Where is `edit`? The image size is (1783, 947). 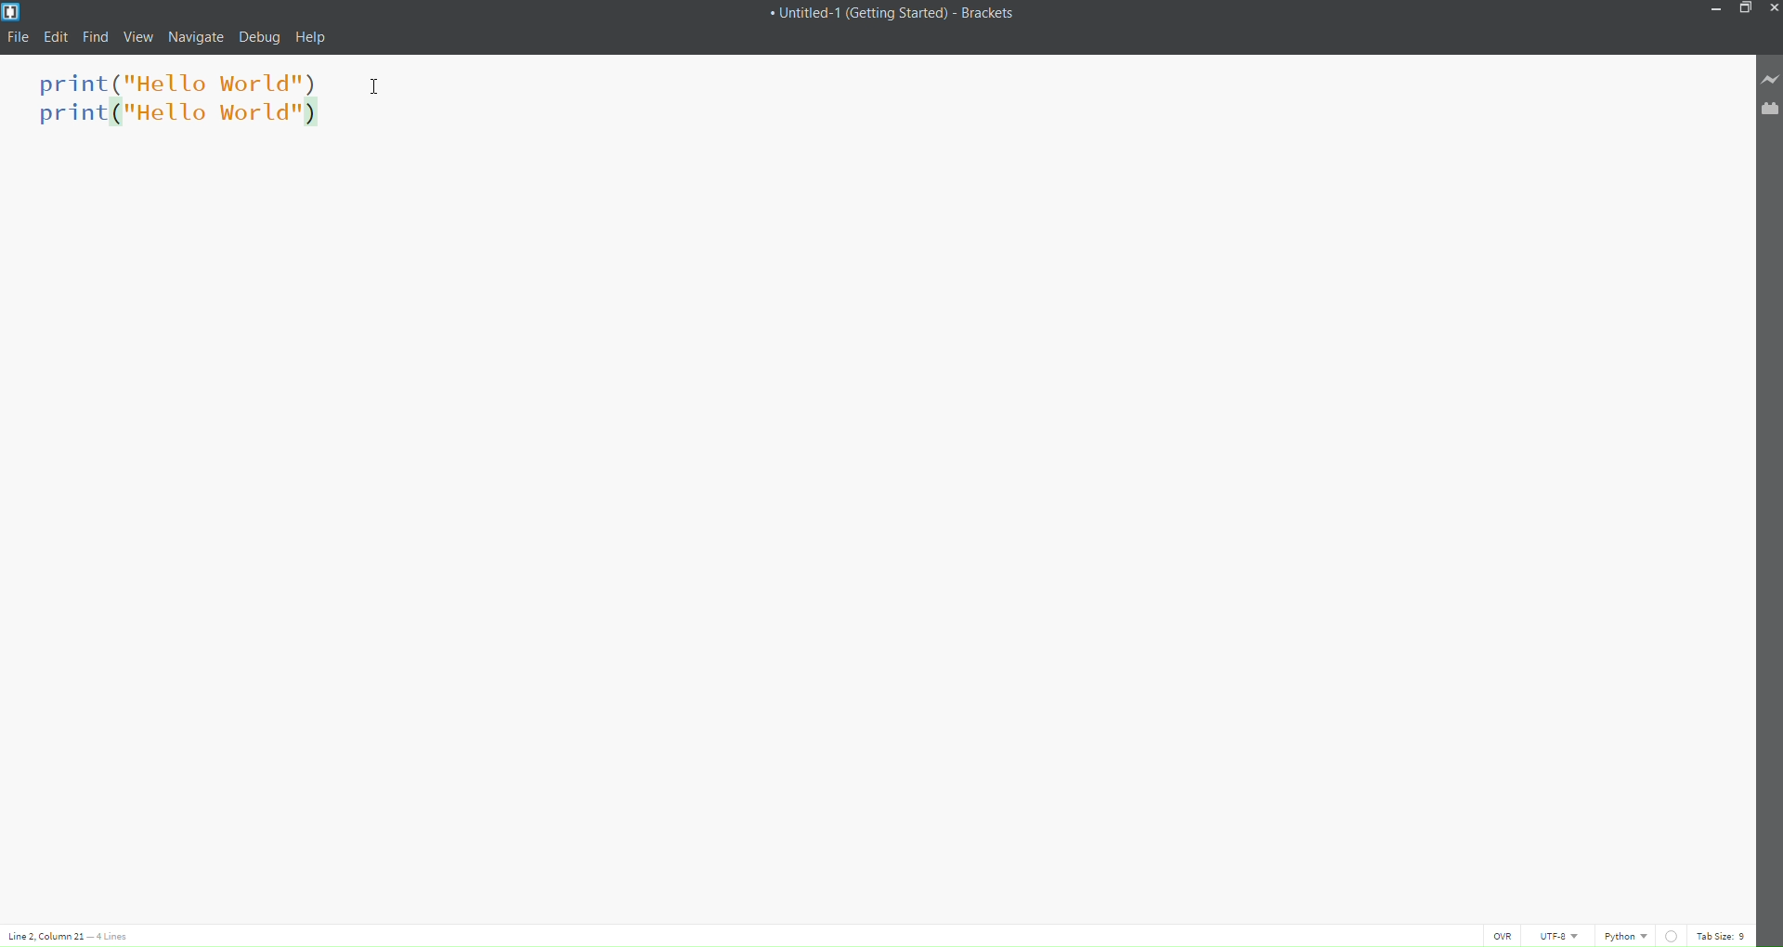
edit is located at coordinates (57, 38).